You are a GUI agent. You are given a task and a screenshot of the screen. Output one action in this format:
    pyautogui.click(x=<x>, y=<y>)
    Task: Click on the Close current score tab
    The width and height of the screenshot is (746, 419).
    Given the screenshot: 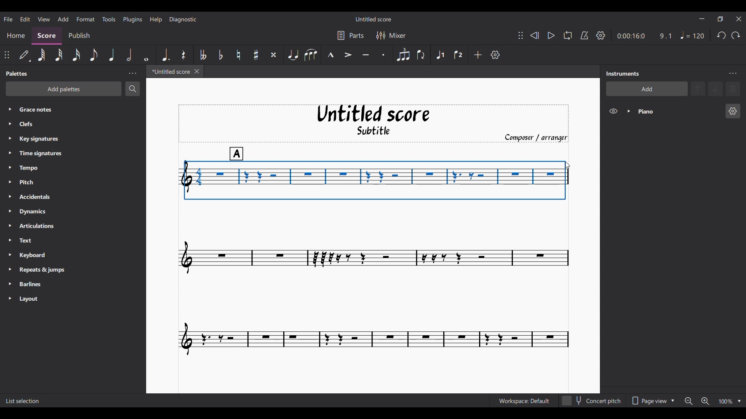 What is the action you would take?
    pyautogui.click(x=197, y=71)
    